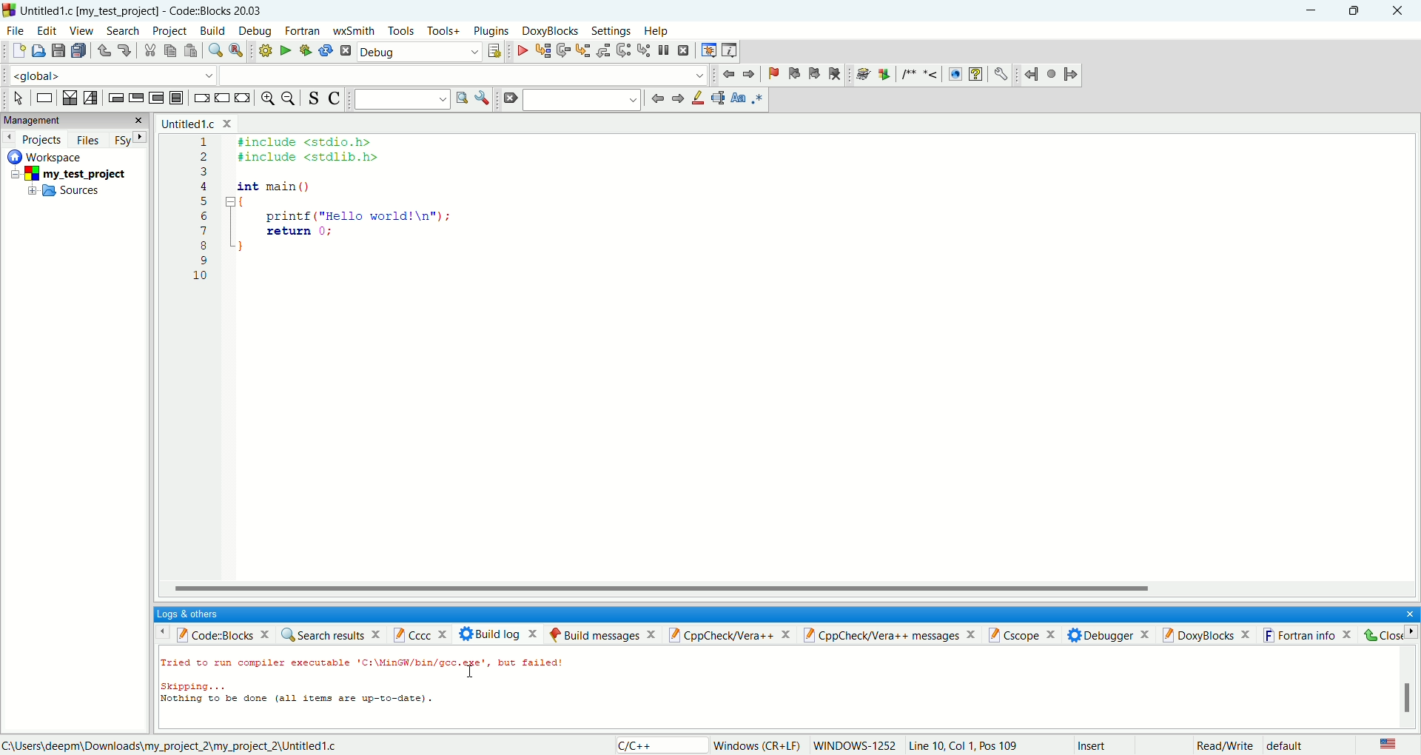 This screenshot has width=1421, height=755. Describe the element at coordinates (147, 51) in the screenshot. I see `cut` at that location.